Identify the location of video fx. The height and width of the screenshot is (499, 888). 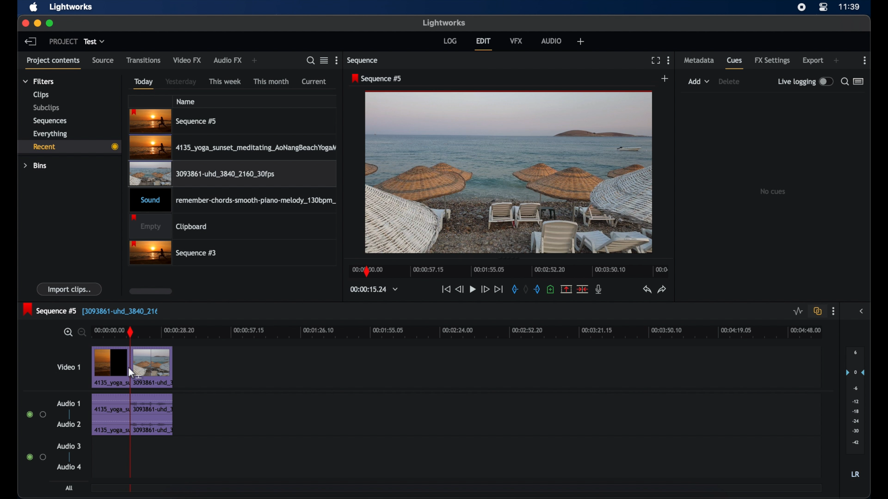
(188, 61).